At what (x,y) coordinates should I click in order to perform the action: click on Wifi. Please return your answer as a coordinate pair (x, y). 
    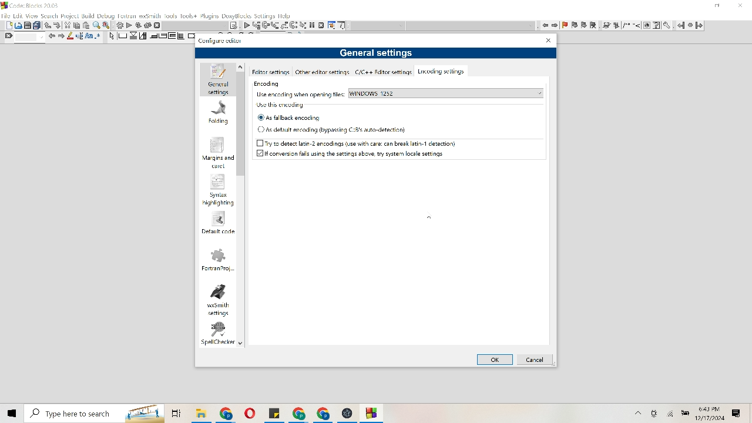
    Looking at the image, I should click on (672, 413).